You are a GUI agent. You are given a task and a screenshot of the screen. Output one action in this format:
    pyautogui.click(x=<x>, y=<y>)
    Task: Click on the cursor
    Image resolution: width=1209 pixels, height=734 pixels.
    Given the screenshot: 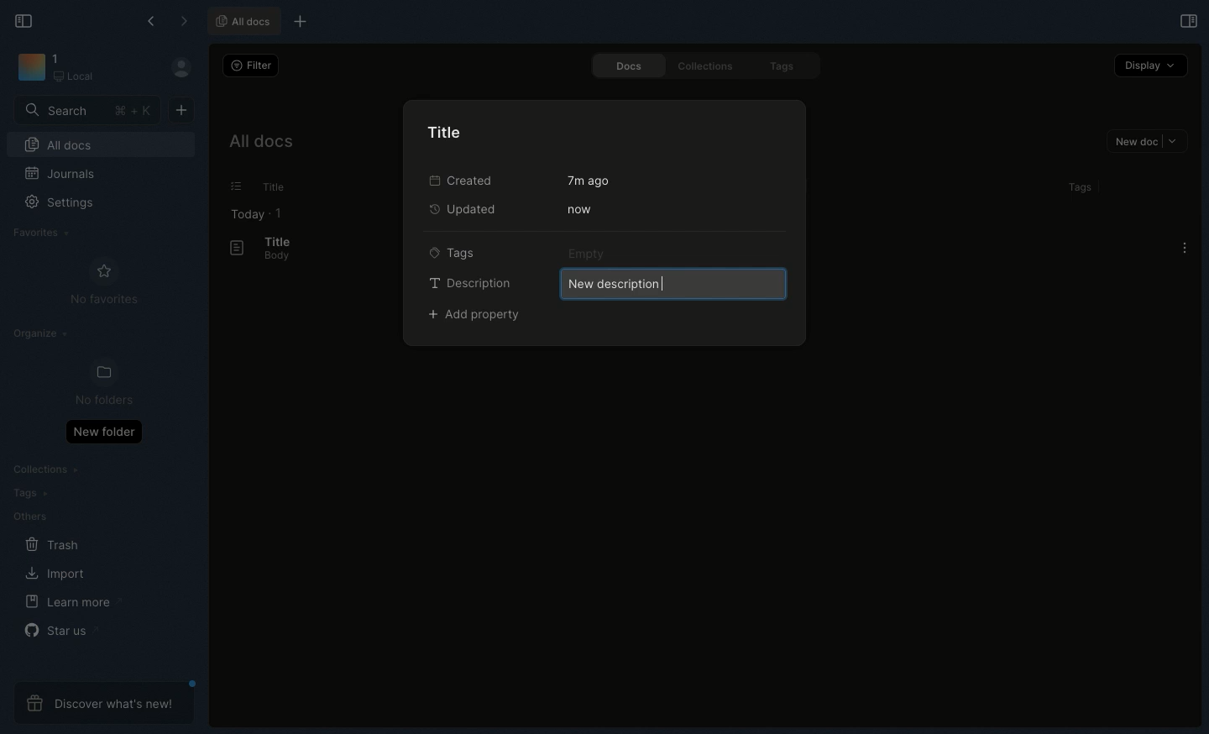 What is the action you would take?
    pyautogui.click(x=666, y=286)
    